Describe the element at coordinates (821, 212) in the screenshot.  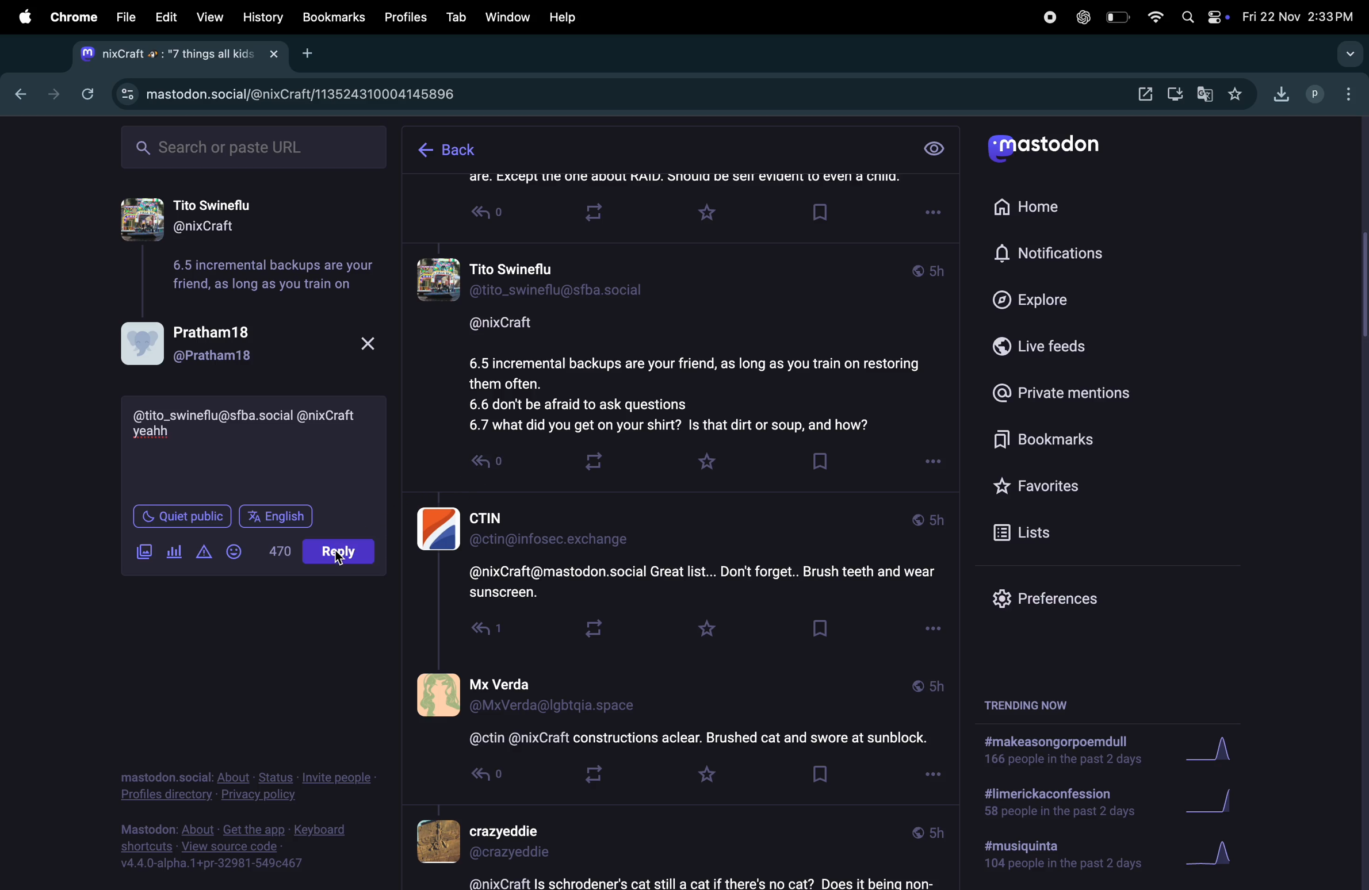
I see `Bookmark` at that location.